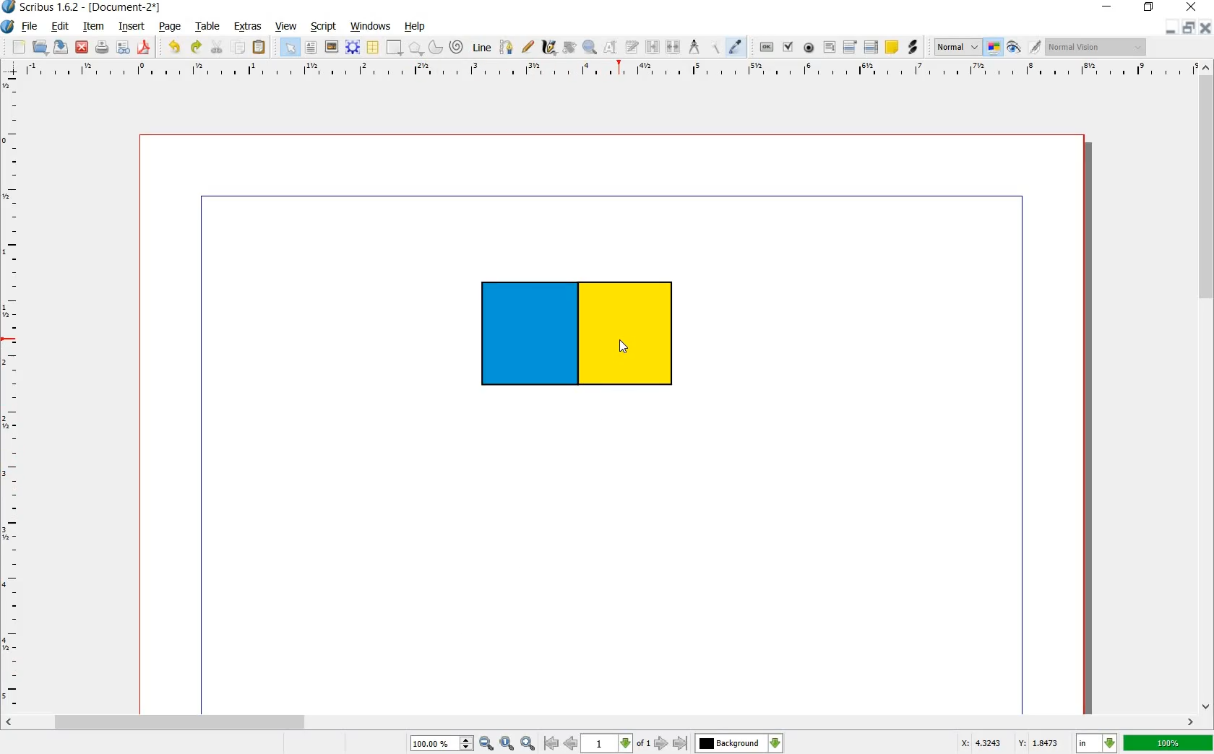  I want to click on pdf radio button, so click(810, 48).